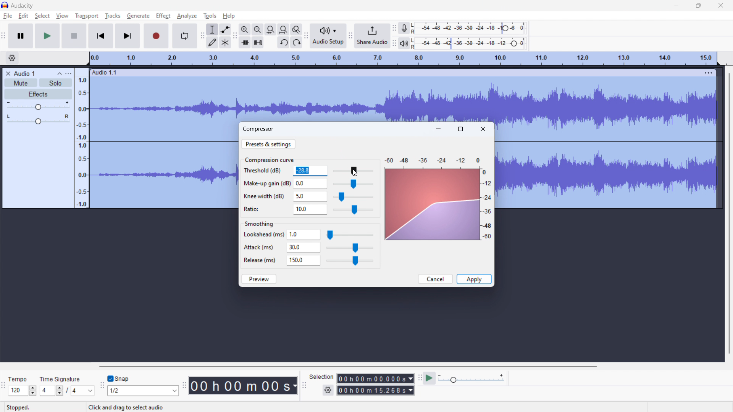 This screenshot has height=412, width=733. I want to click on 5.0, so click(310, 196).